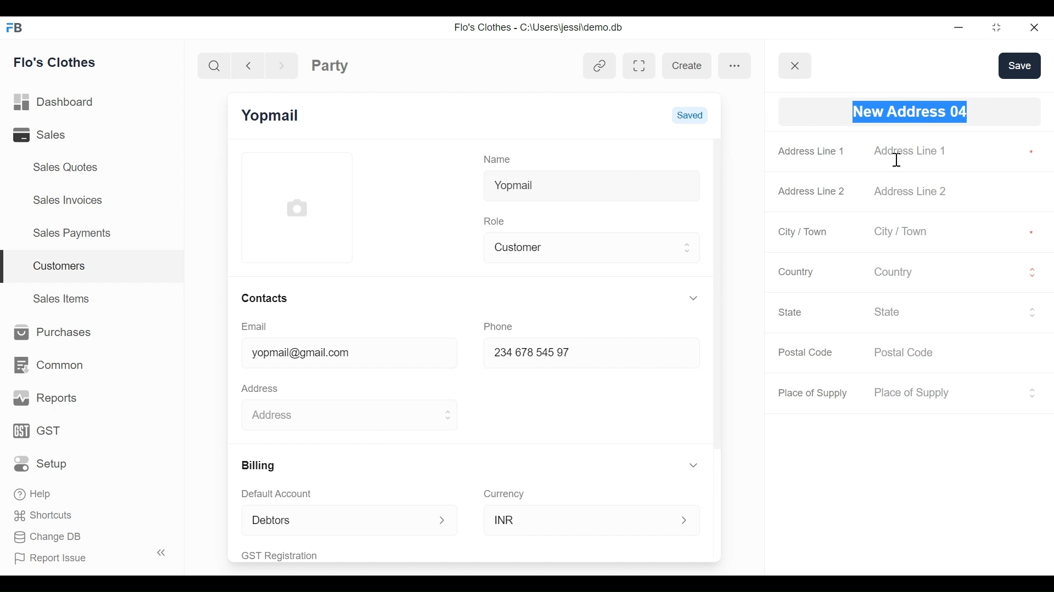 The image size is (1054, 592). Describe the element at coordinates (262, 387) in the screenshot. I see `Address` at that location.